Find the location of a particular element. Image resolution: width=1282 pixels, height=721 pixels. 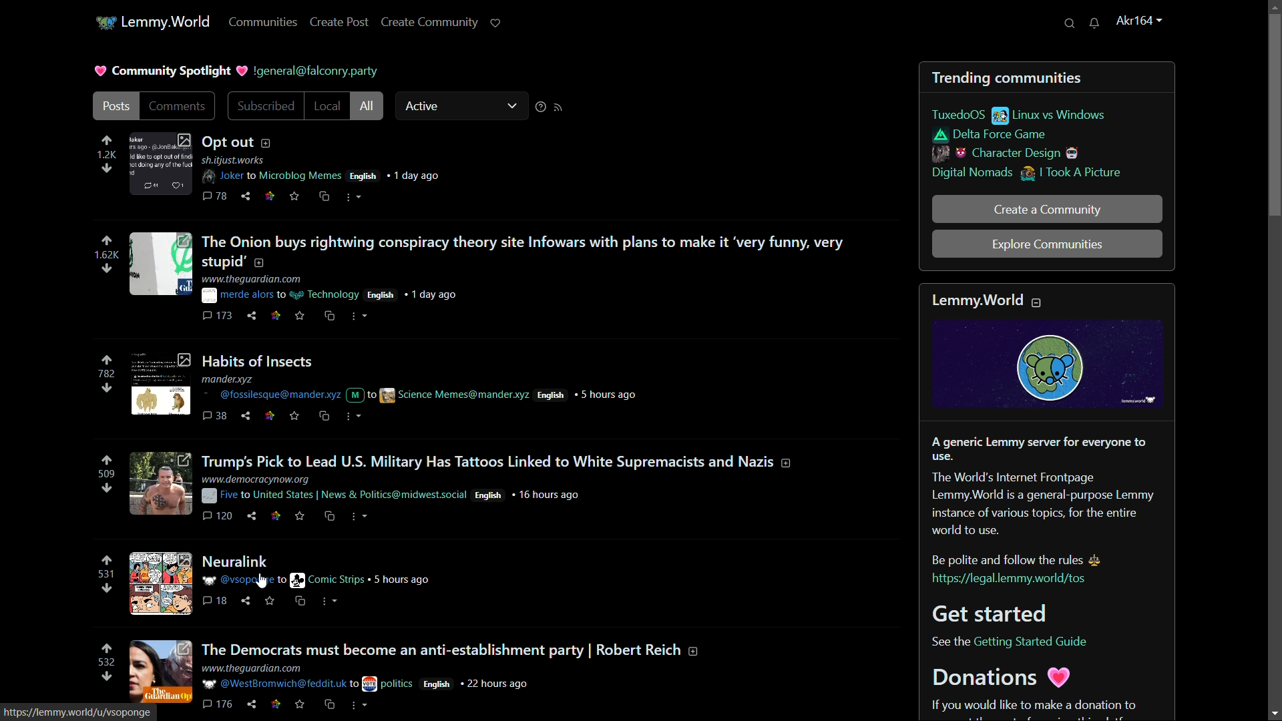

link is located at coordinates (276, 314).